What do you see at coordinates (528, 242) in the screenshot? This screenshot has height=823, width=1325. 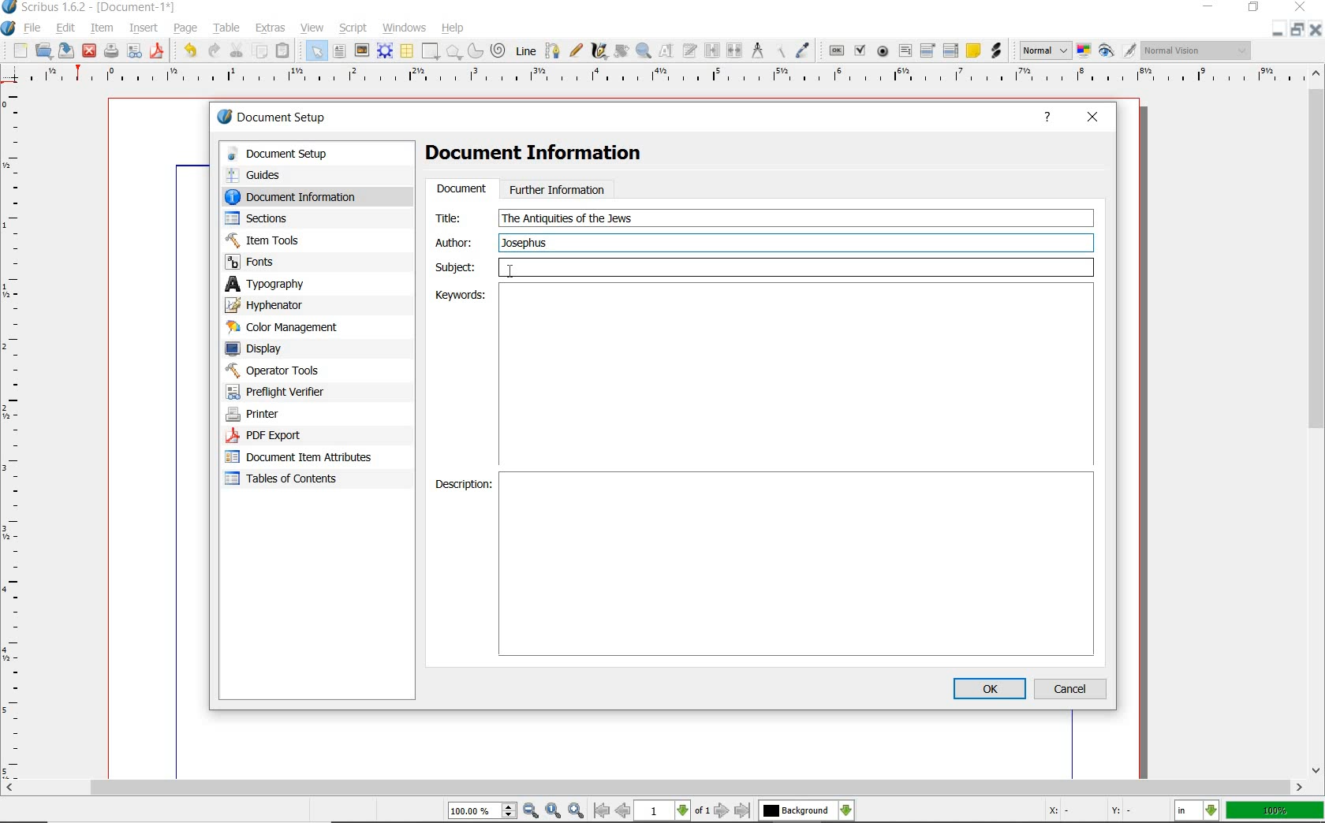 I see `Author Text` at bounding box center [528, 242].